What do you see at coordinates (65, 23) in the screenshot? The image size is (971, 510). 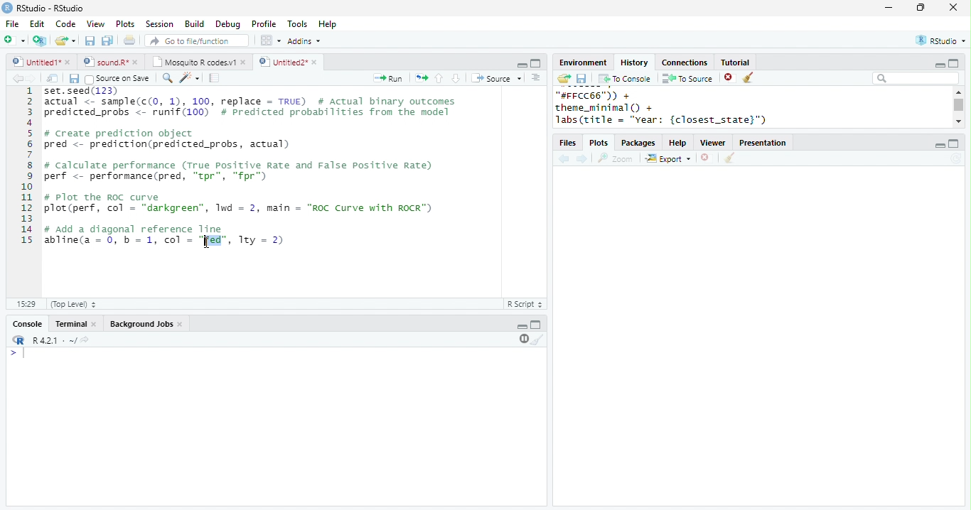 I see `Code` at bounding box center [65, 23].